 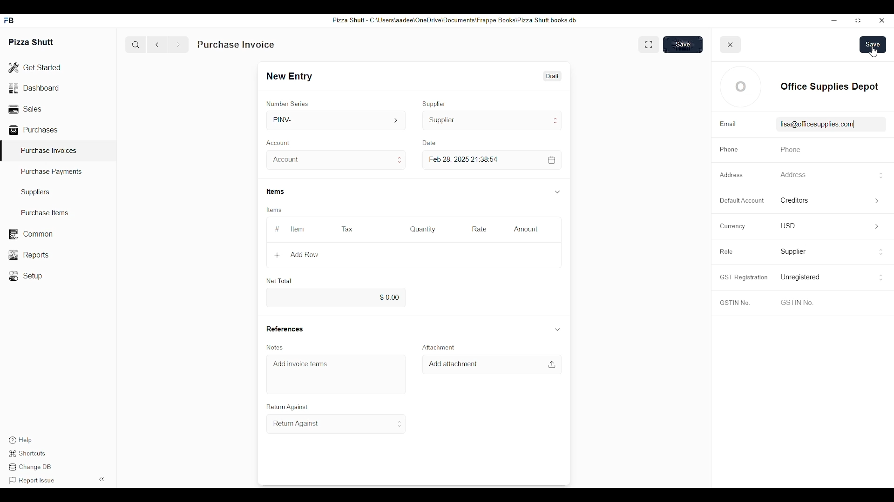 I want to click on Amount, so click(x=527, y=229).